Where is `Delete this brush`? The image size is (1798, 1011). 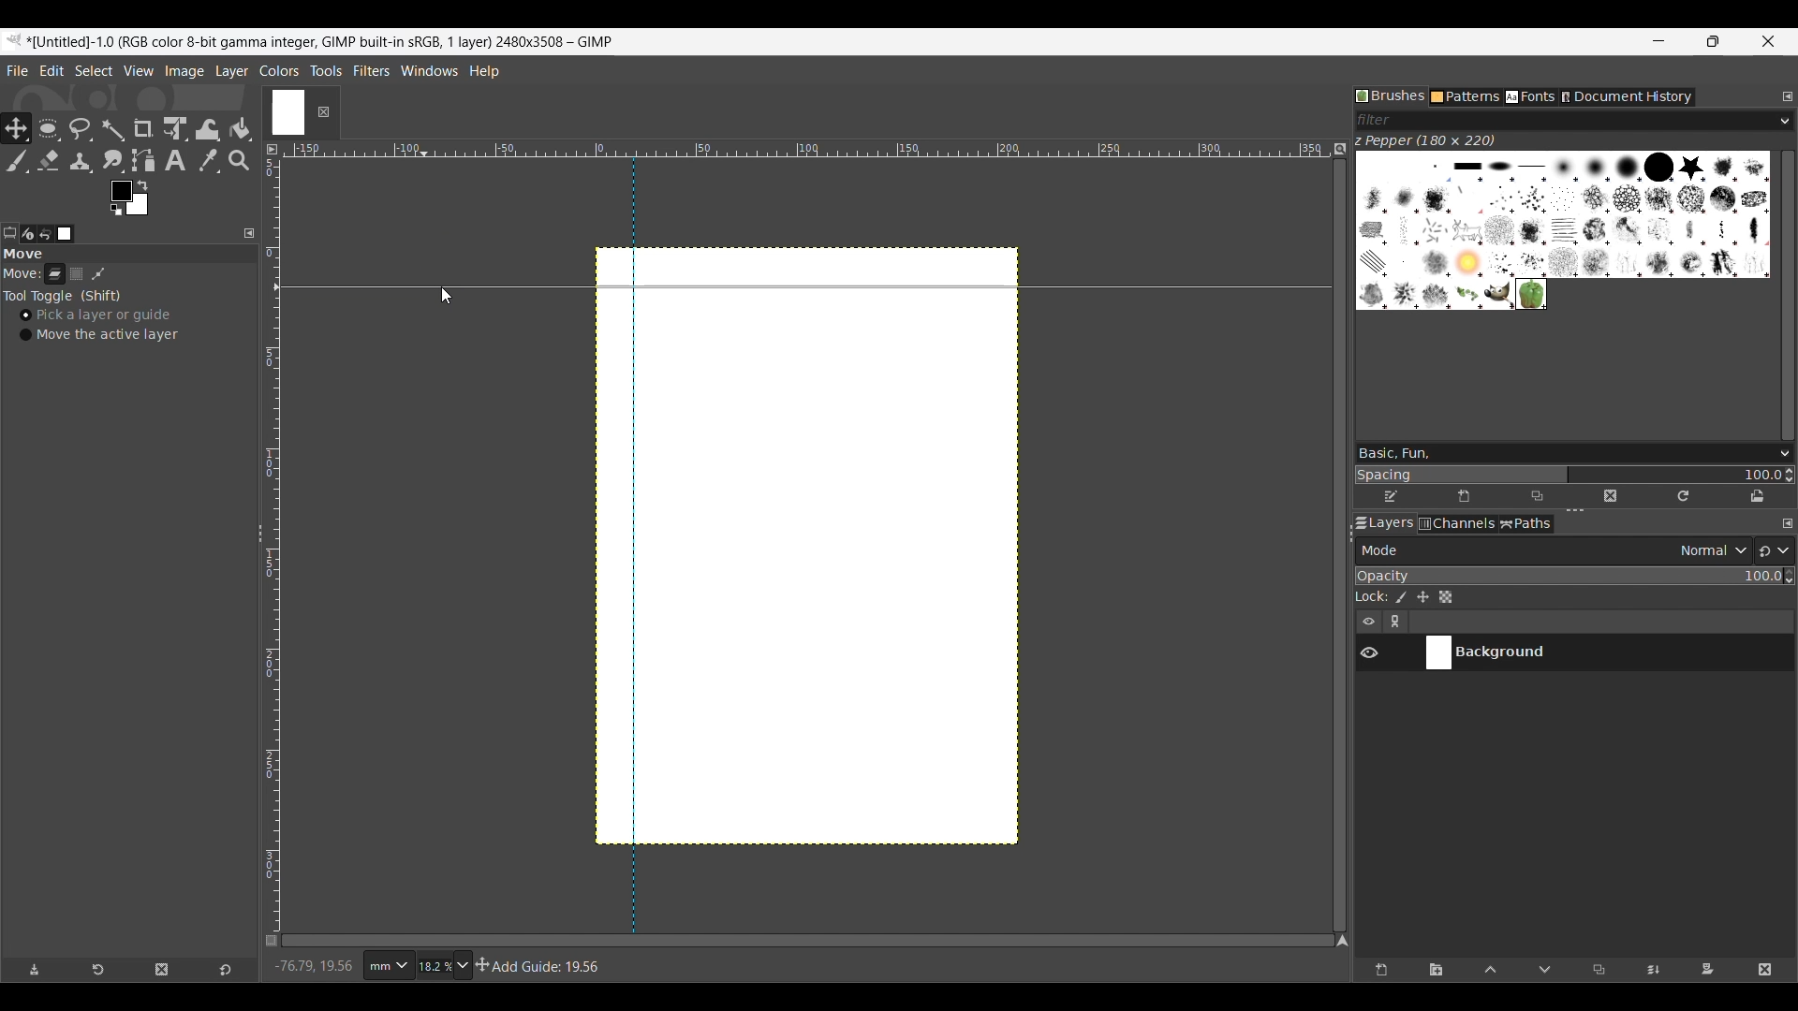
Delete this brush is located at coordinates (1610, 497).